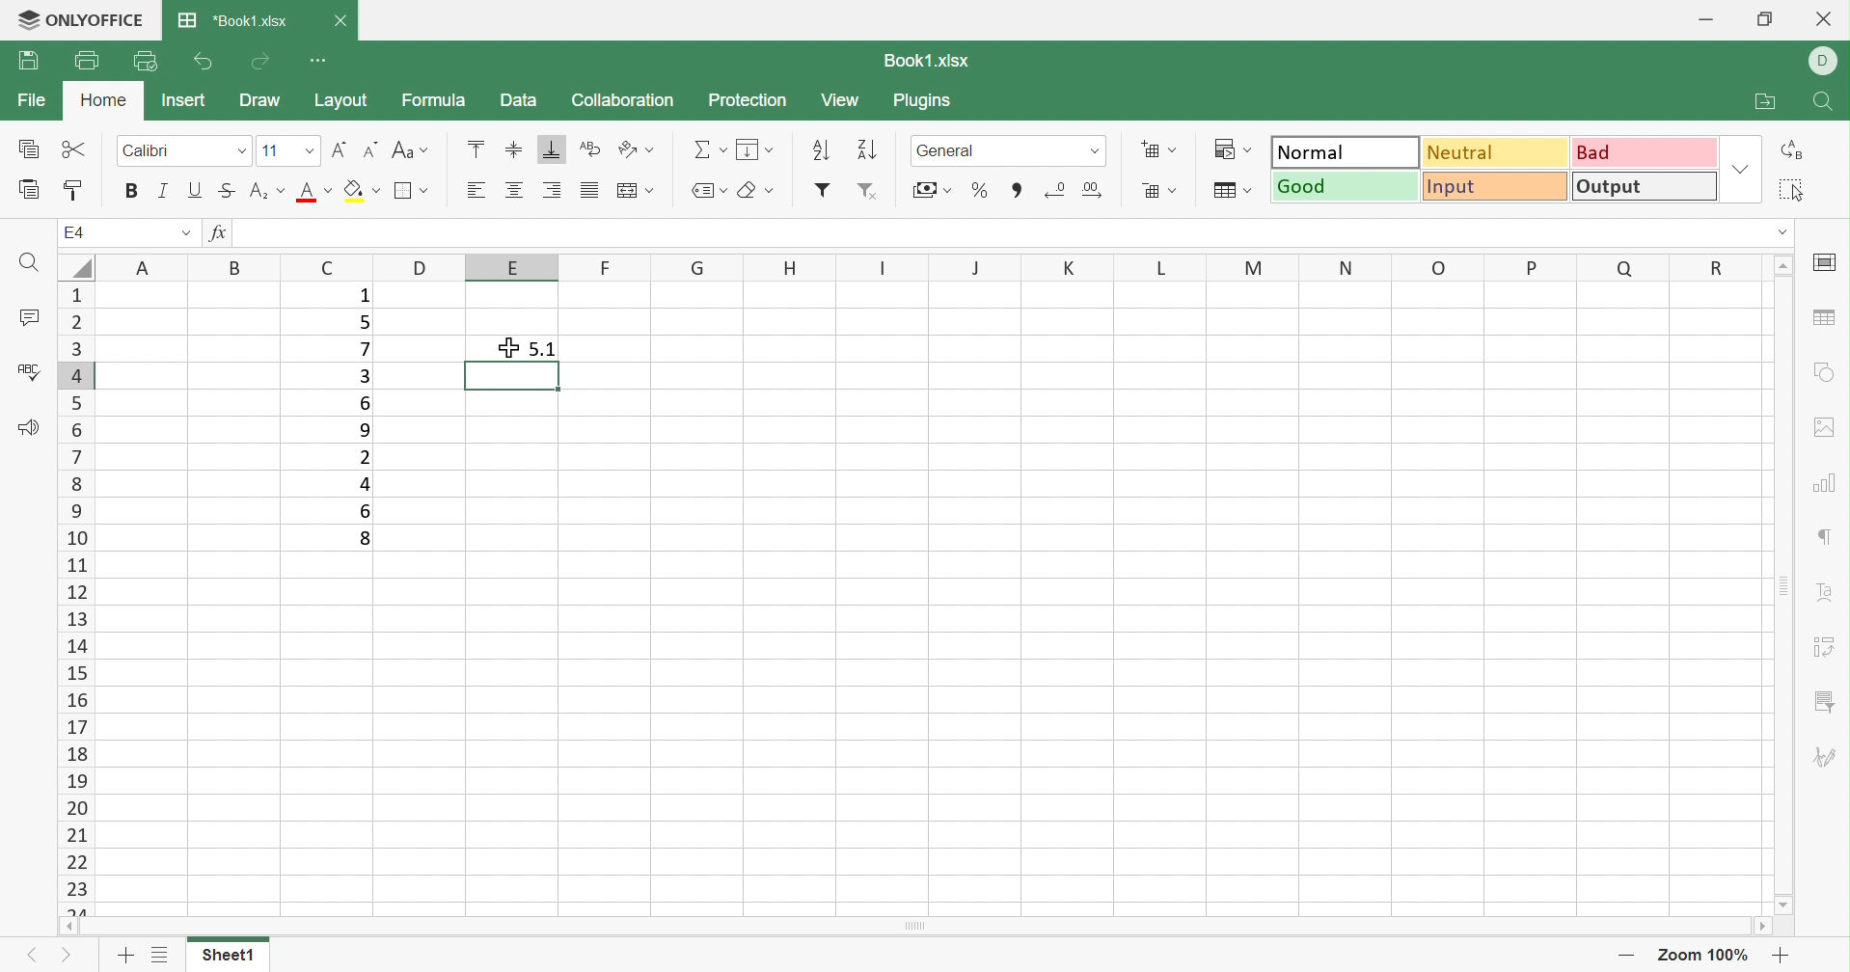 The height and width of the screenshot is (972, 1850). Describe the element at coordinates (1828, 484) in the screenshot. I see `chart settings` at that location.